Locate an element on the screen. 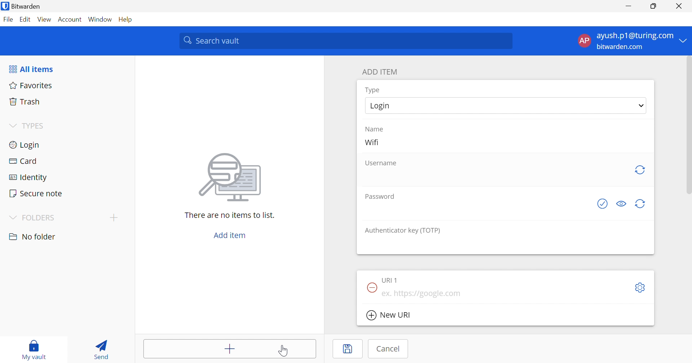 This screenshot has width=692, height=363. image is located at coordinates (232, 175).